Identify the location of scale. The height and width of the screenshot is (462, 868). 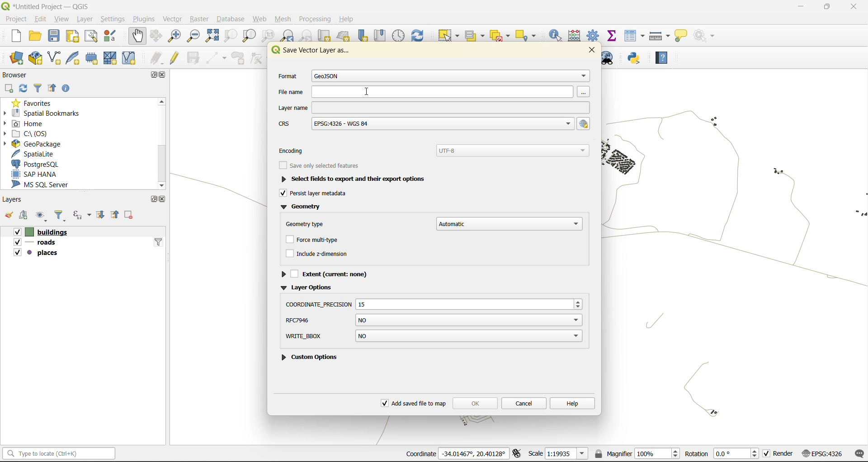
(559, 454).